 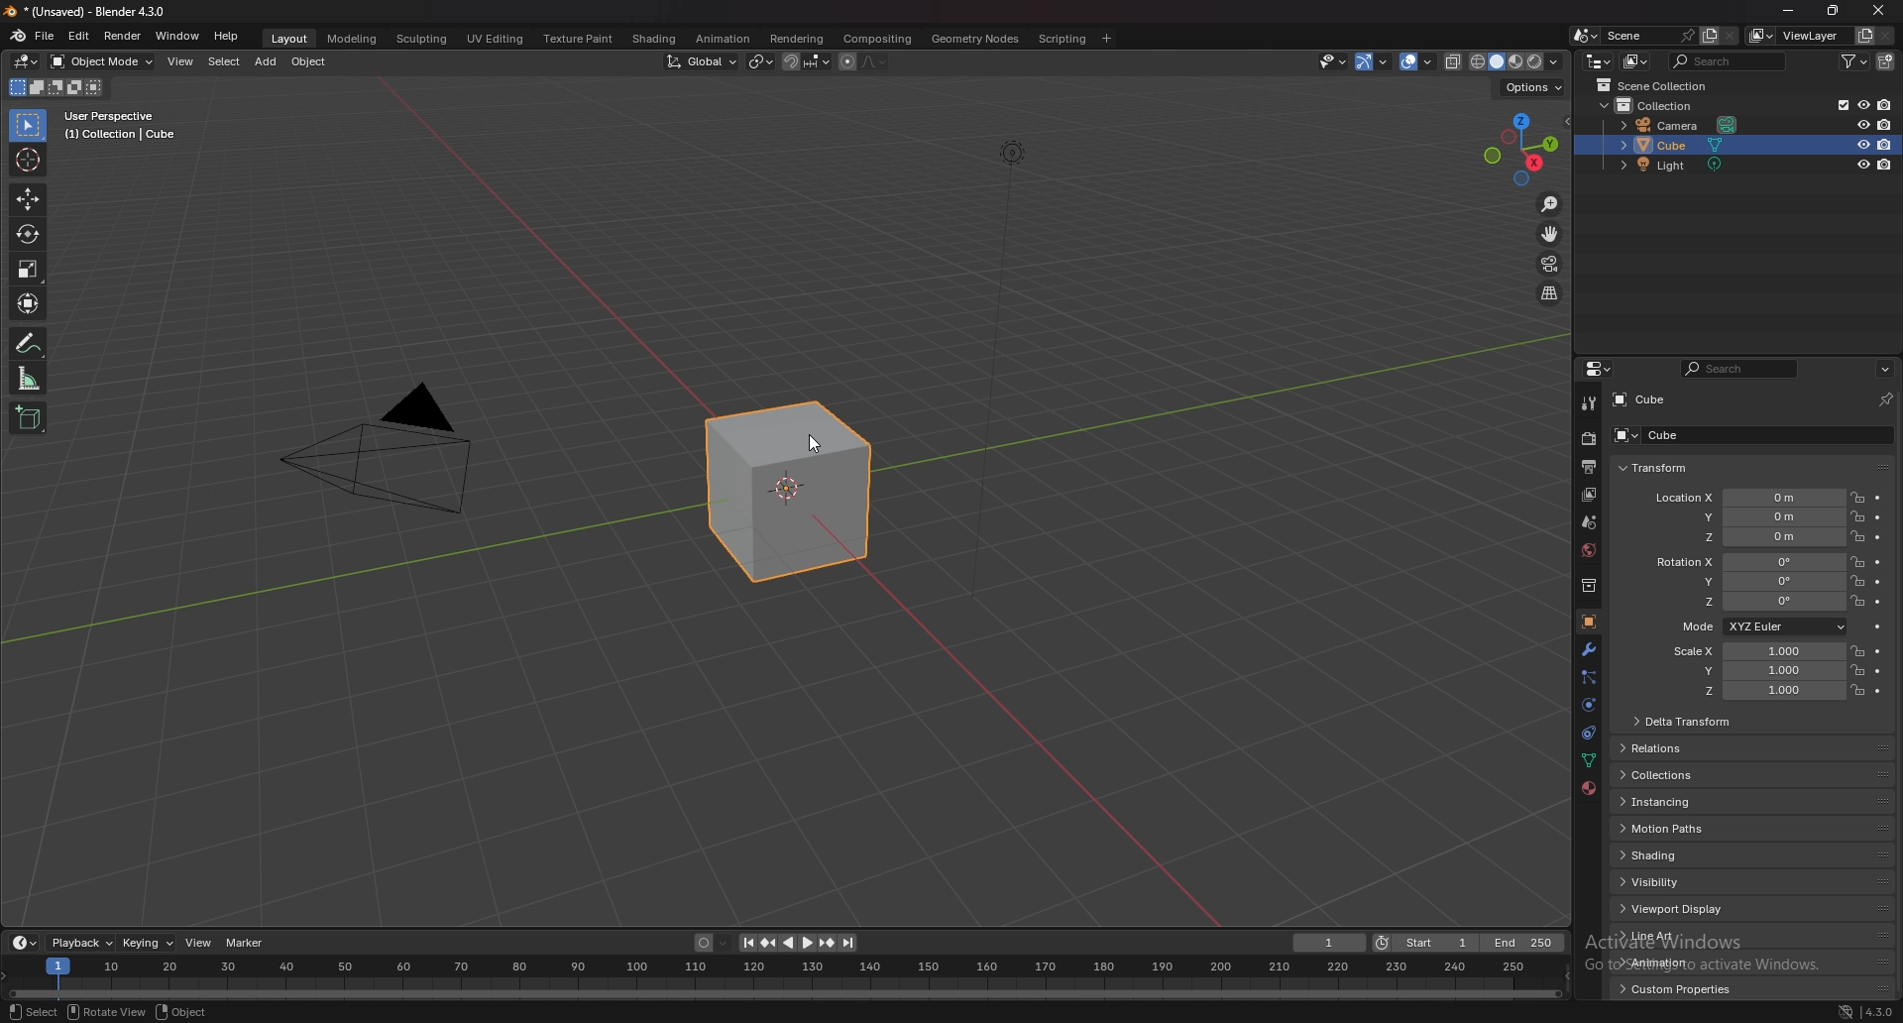 I want to click on tool, so click(x=1588, y=402).